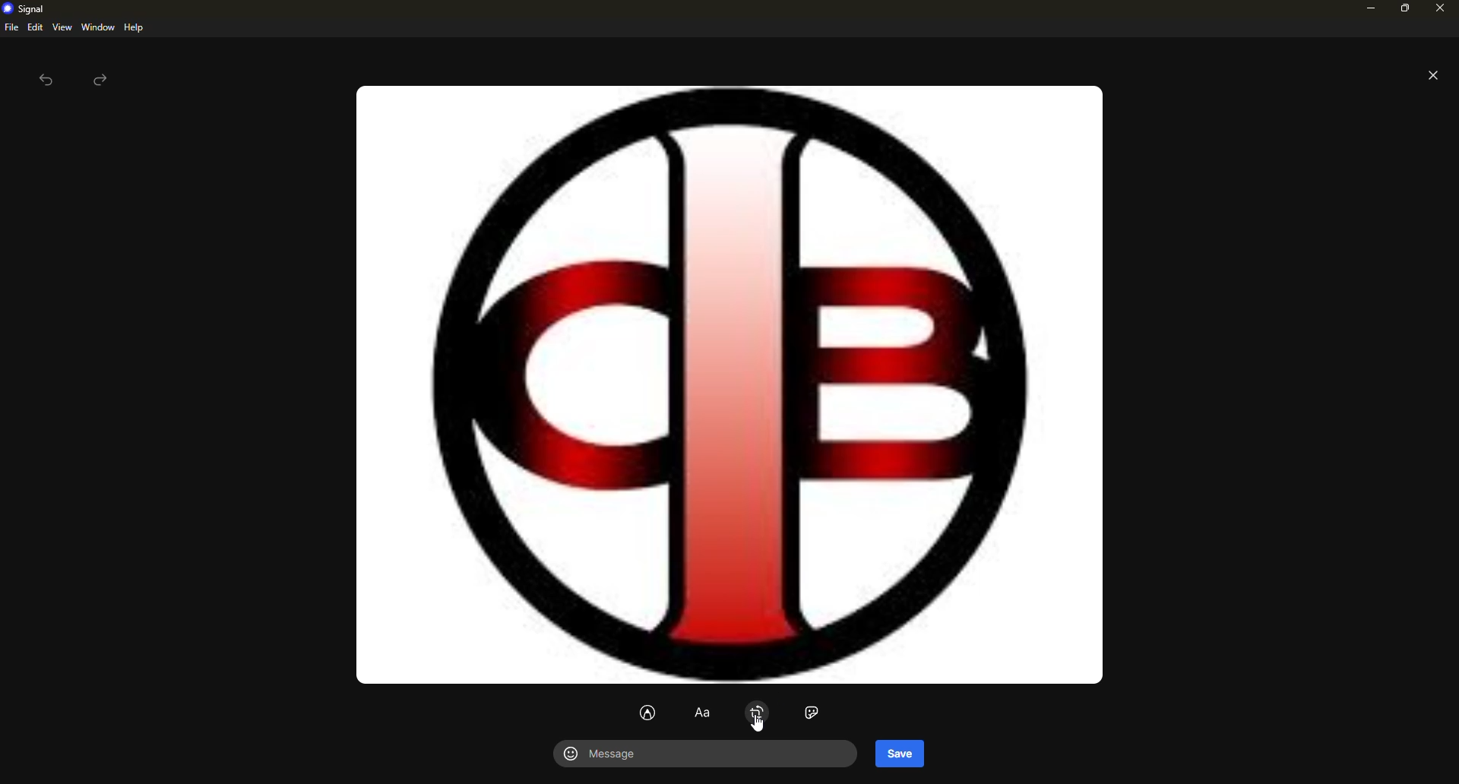 The height and width of the screenshot is (784, 1459). I want to click on file, so click(11, 27).